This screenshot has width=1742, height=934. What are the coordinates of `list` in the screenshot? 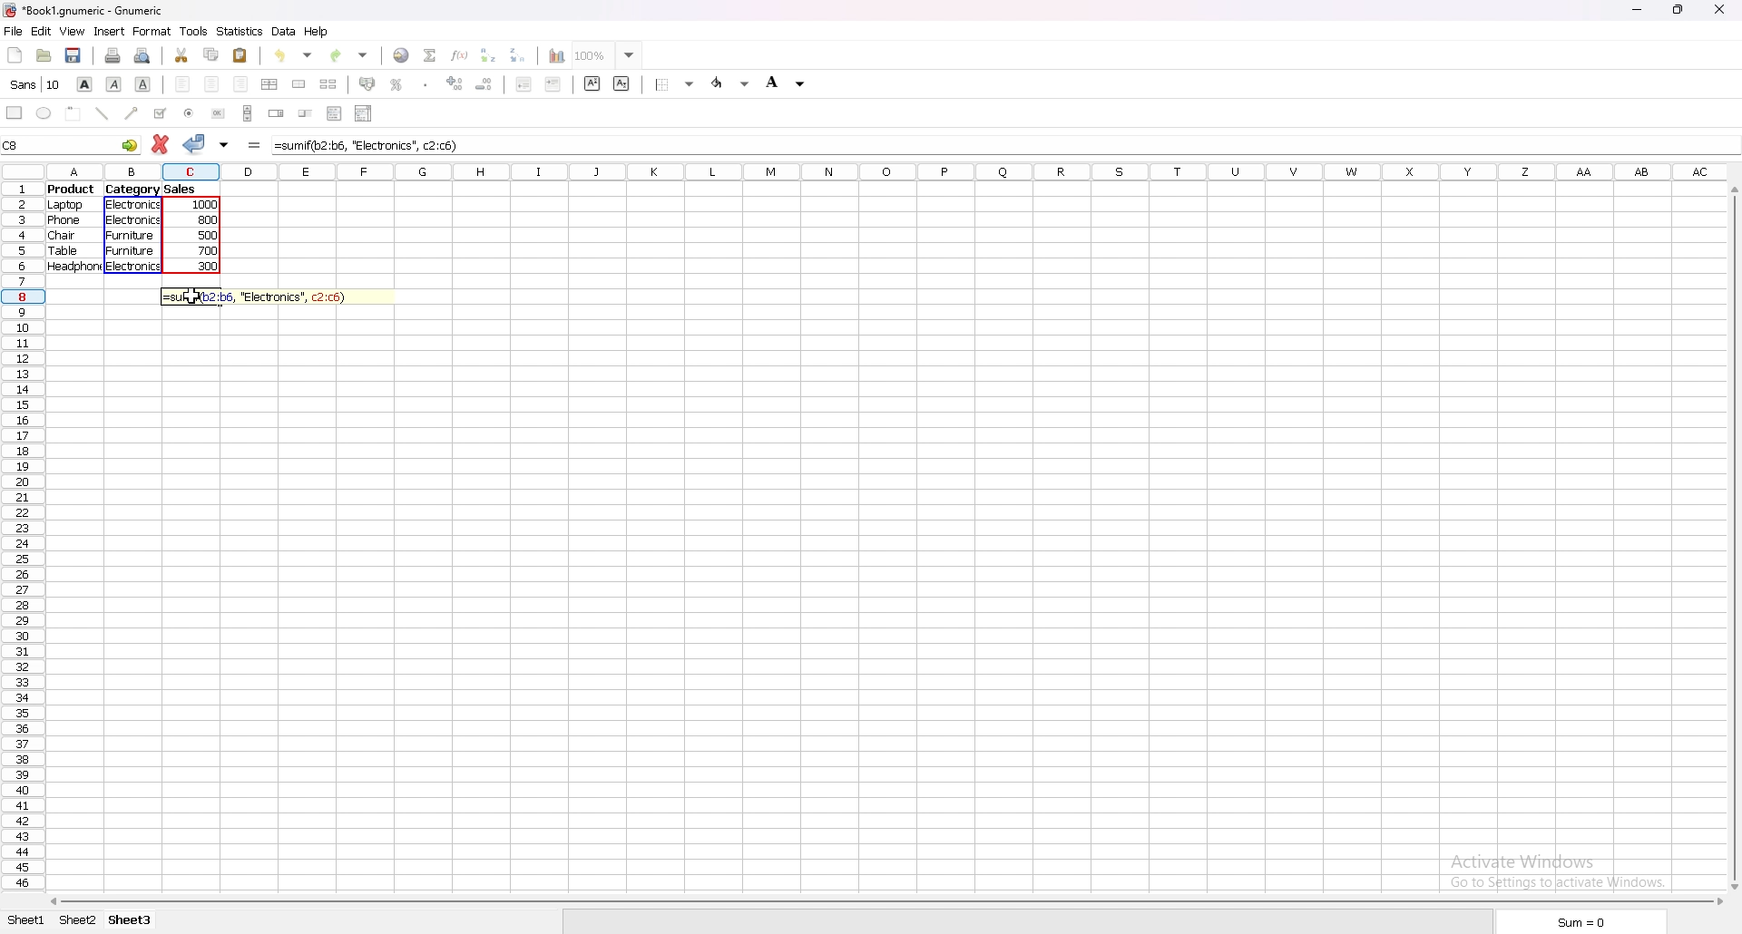 It's located at (334, 112).